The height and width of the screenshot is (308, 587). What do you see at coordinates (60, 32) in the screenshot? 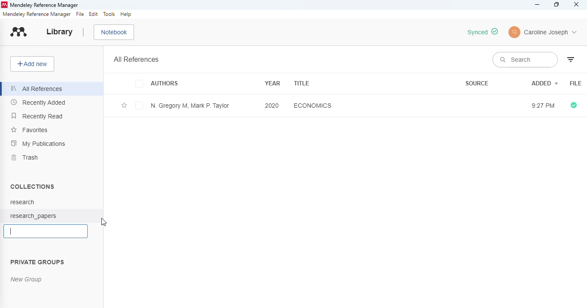
I see `library` at bounding box center [60, 32].